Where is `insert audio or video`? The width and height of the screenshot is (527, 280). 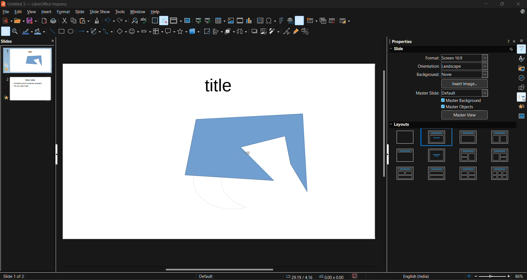
insert audio or video is located at coordinates (241, 22).